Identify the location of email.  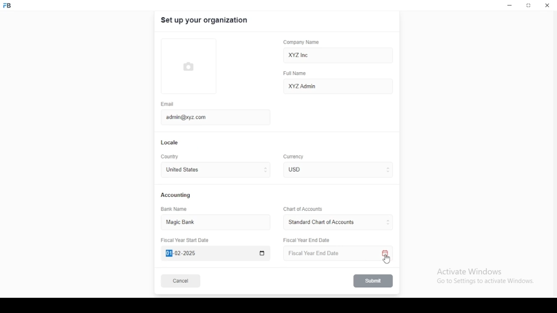
(168, 104).